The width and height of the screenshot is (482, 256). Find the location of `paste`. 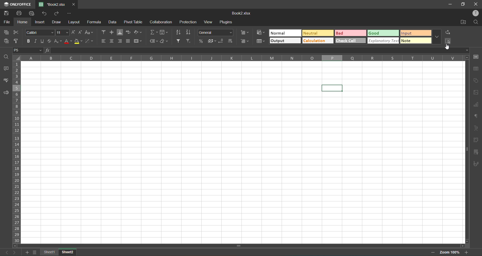

paste is located at coordinates (6, 42).